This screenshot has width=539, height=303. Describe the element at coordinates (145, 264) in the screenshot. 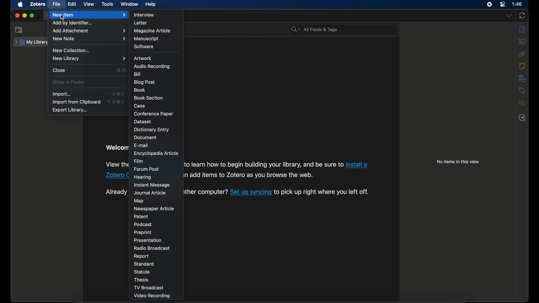

I see `standard` at that location.